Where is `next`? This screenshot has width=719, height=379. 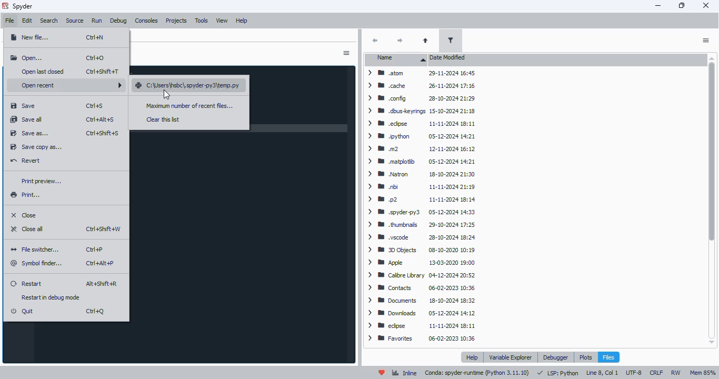
next is located at coordinates (400, 41).